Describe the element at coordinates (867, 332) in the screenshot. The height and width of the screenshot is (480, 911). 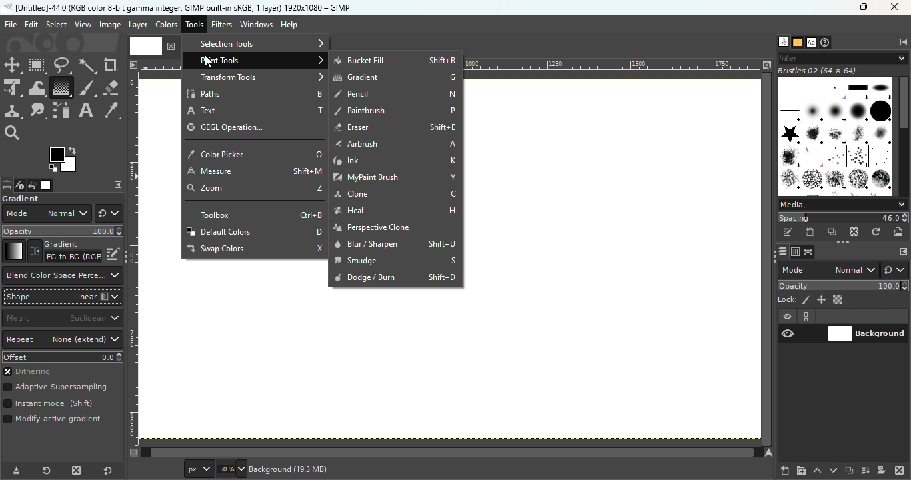
I see `Background` at that location.